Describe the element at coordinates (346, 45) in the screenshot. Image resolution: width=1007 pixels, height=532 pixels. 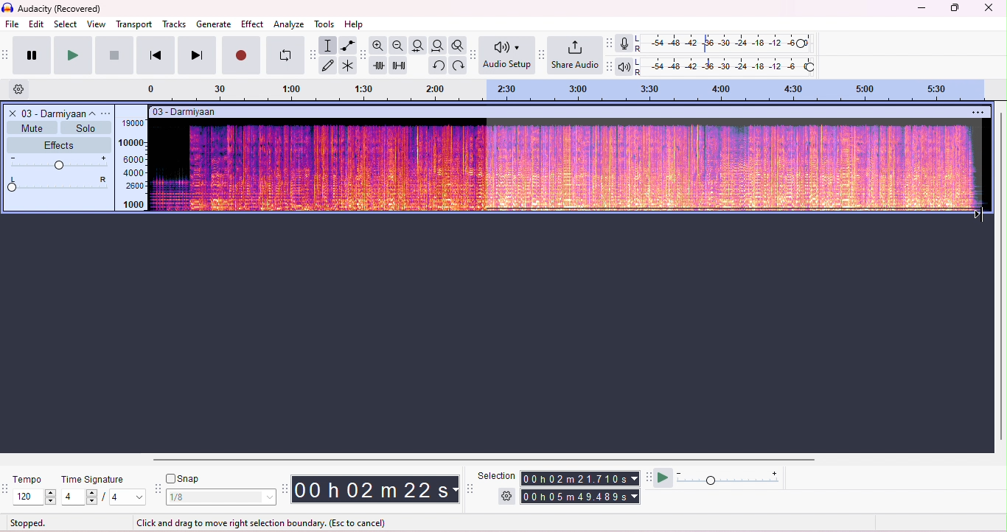
I see `envelop` at that location.